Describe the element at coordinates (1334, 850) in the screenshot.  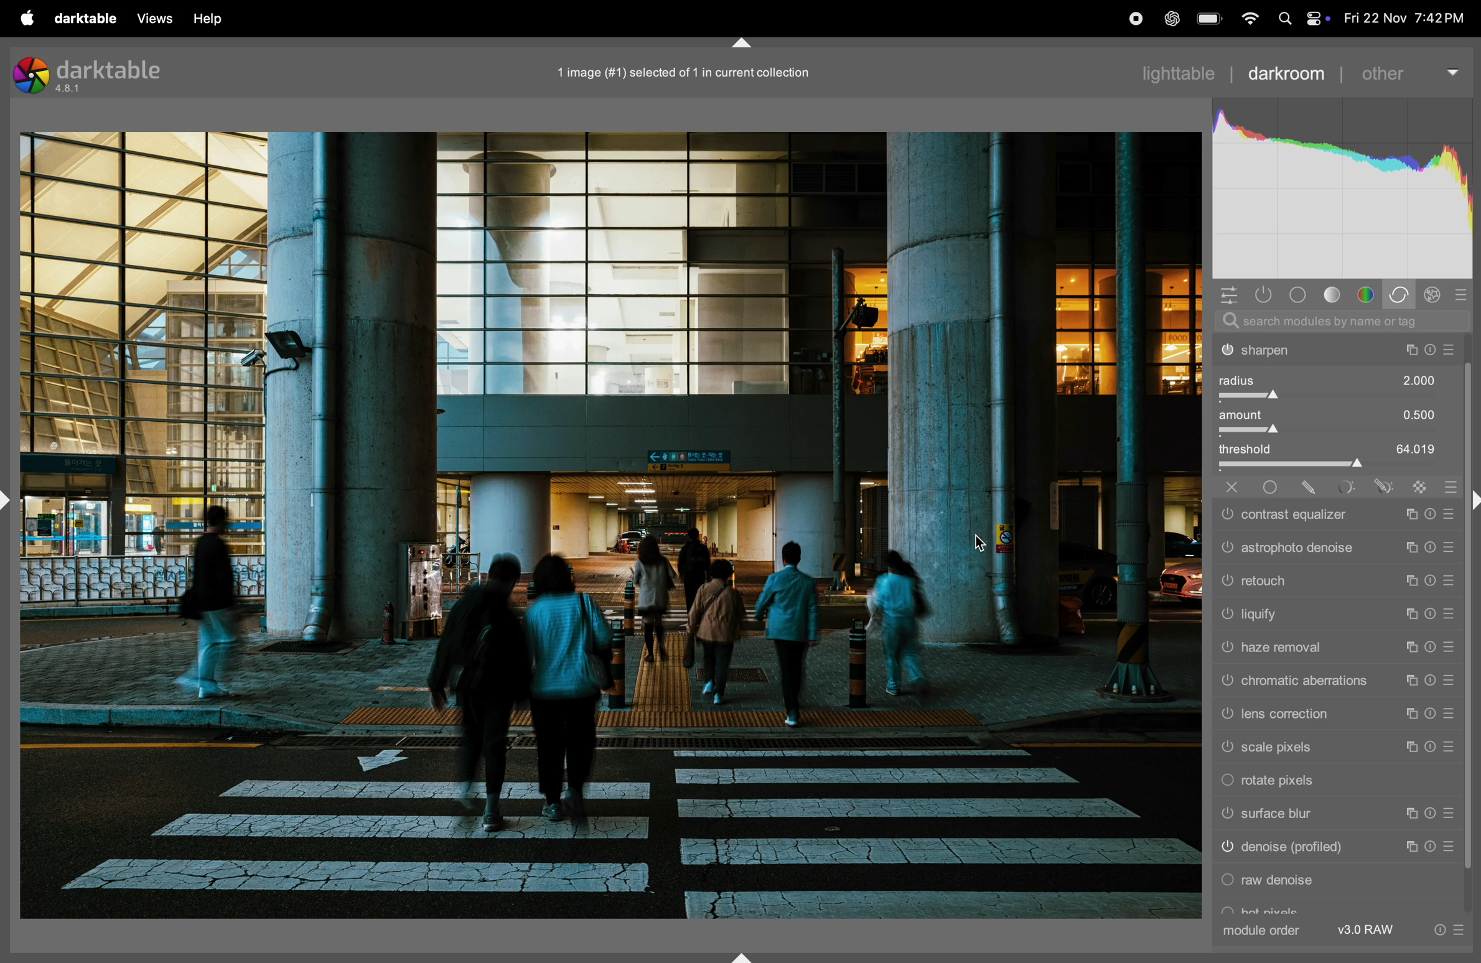
I see `denoise profile` at that location.